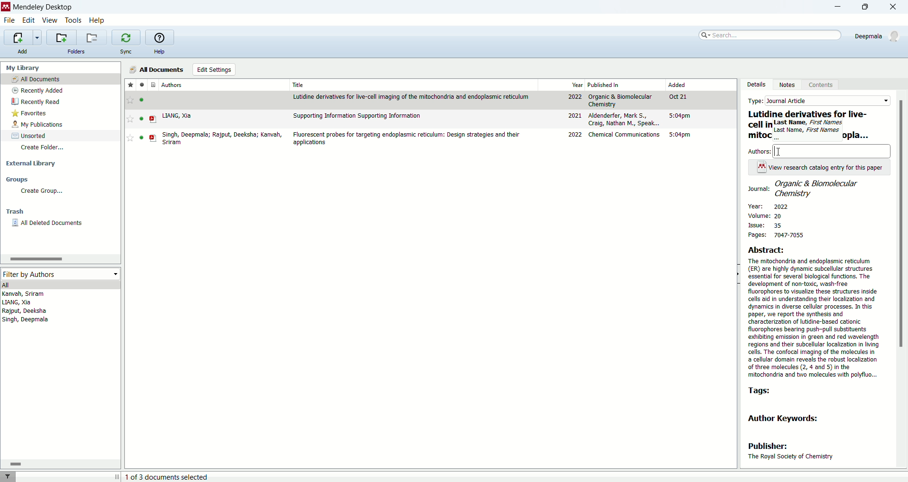  Describe the element at coordinates (613, 85) in the screenshot. I see `published in` at that location.